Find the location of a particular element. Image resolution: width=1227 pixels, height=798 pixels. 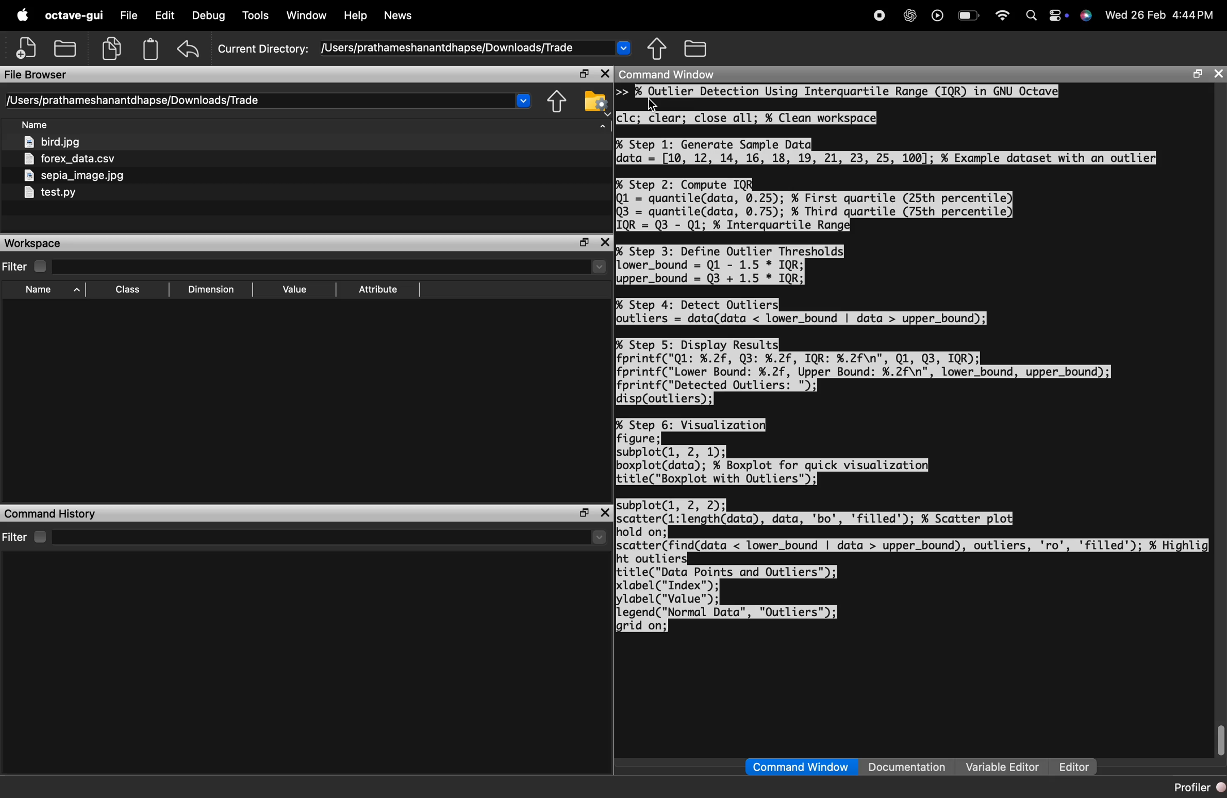

Current Directory: is located at coordinates (265, 50).